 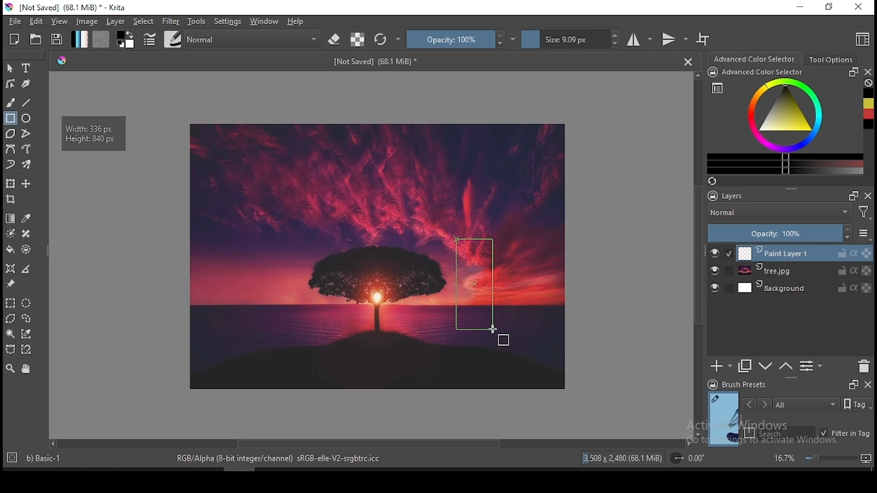 I want to click on selectshapes tool, so click(x=10, y=68).